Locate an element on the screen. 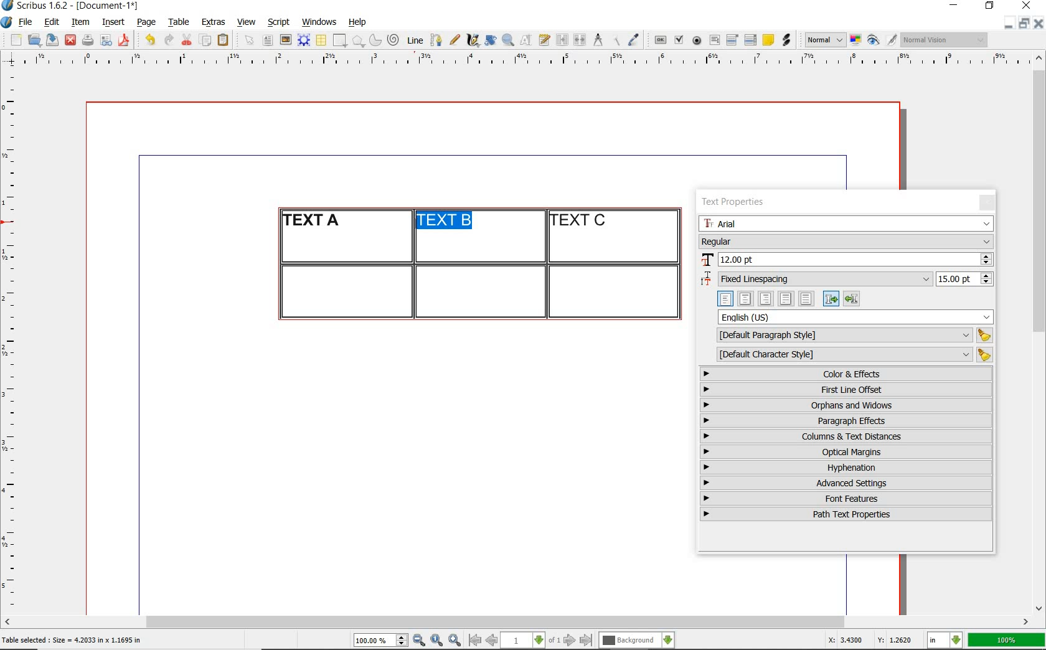  arc is located at coordinates (375, 40).